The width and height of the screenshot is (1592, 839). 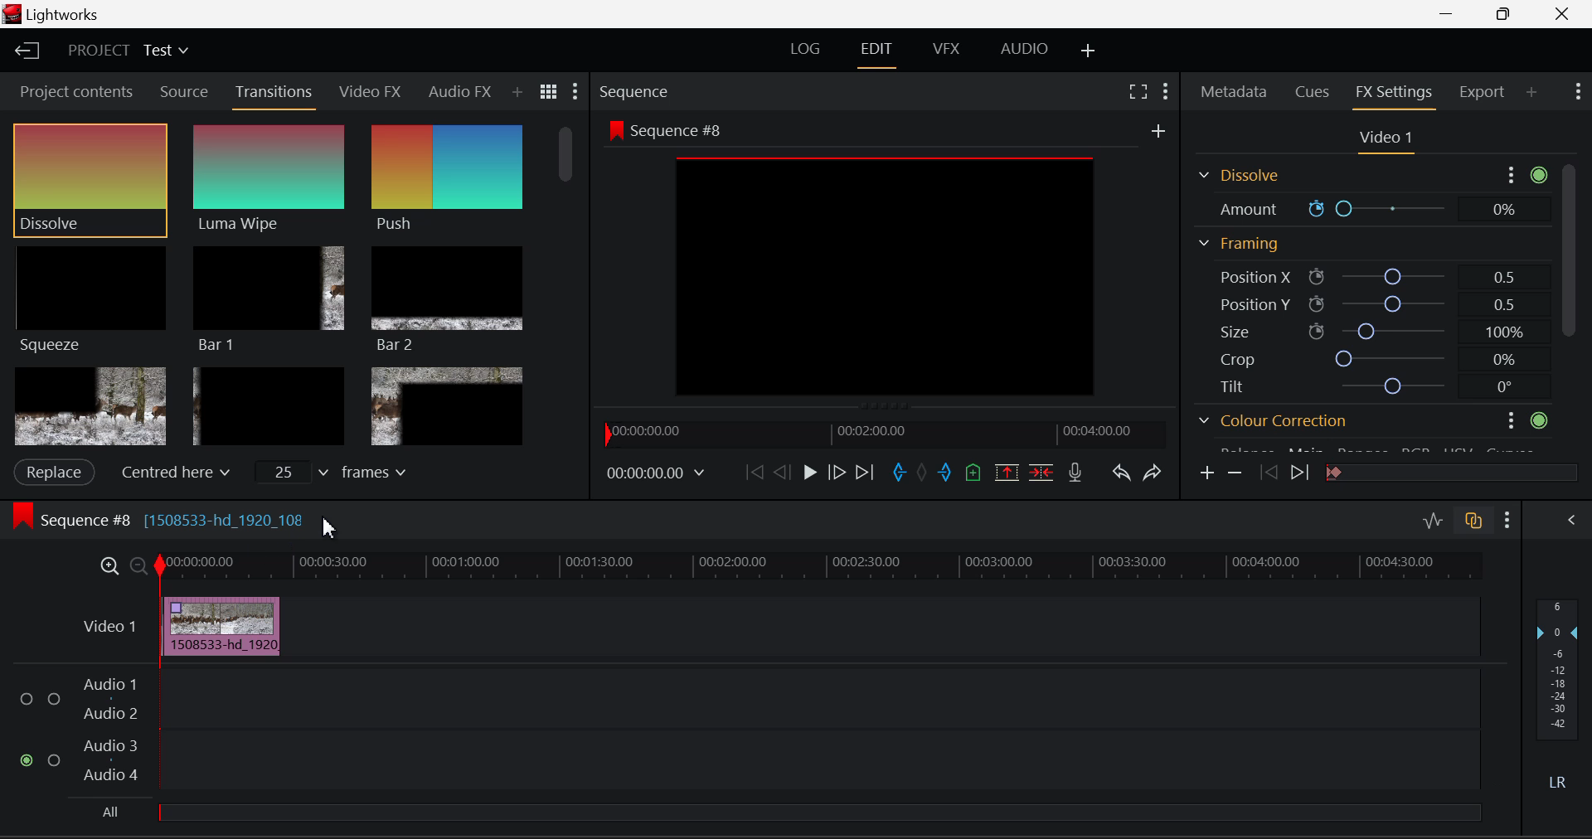 What do you see at coordinates (519, 89) in the screenshot?
I see `Search` at bounding box center [519, 89].